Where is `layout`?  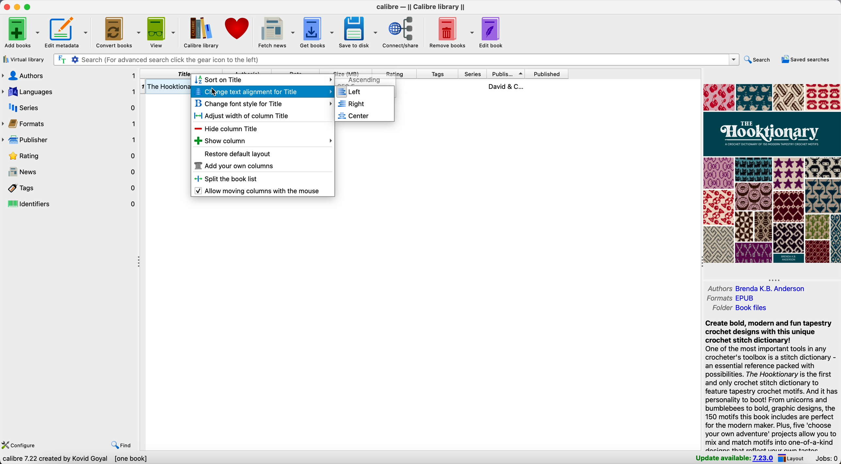
layout is located at coordinates (794, 458).